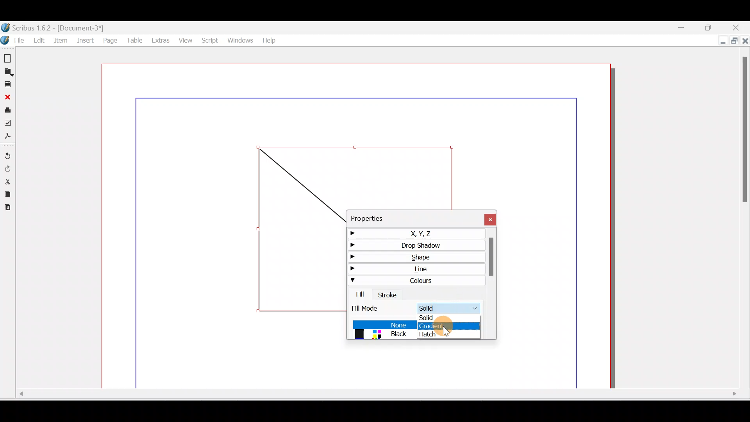 This screenshot has width=750, height=422. I want to click on Copy, so click(7, 193).